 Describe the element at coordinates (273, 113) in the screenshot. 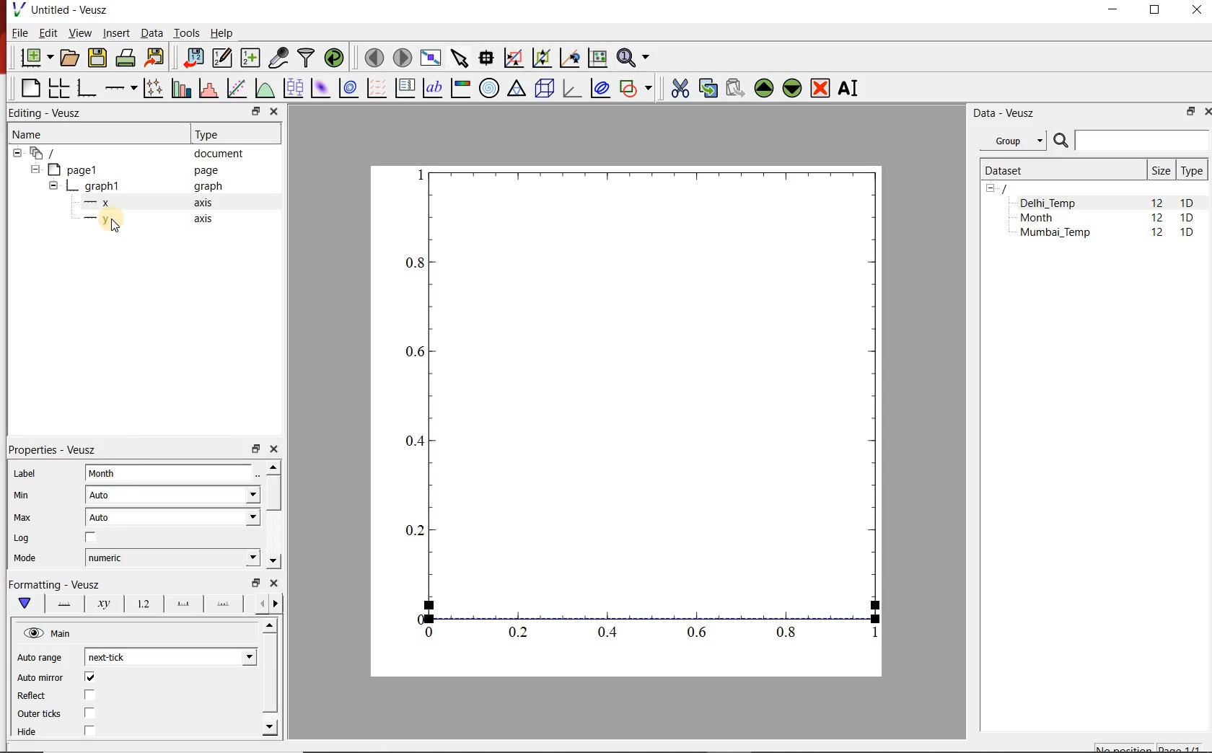

I see `close` at that location.